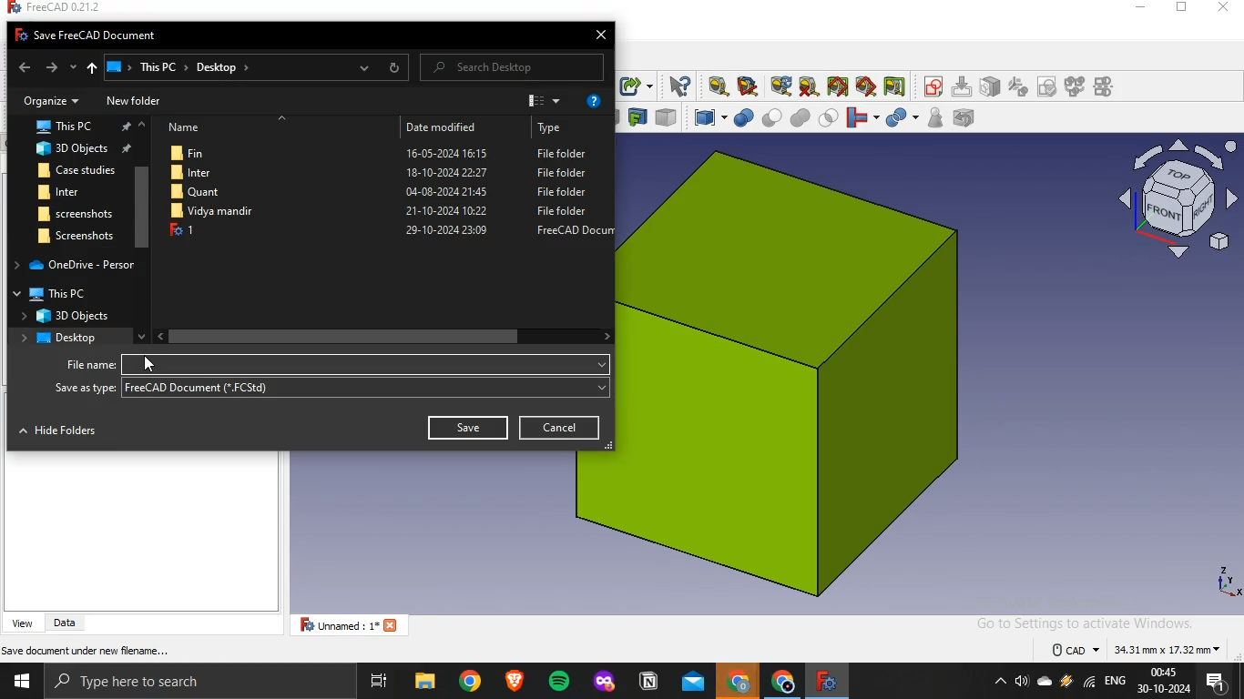 The height and width of the screenshot is (699, 1244). What do you see at coordinates (46, 100) in the screenshot?
I see `Organize` at bounding box center [46, 100].